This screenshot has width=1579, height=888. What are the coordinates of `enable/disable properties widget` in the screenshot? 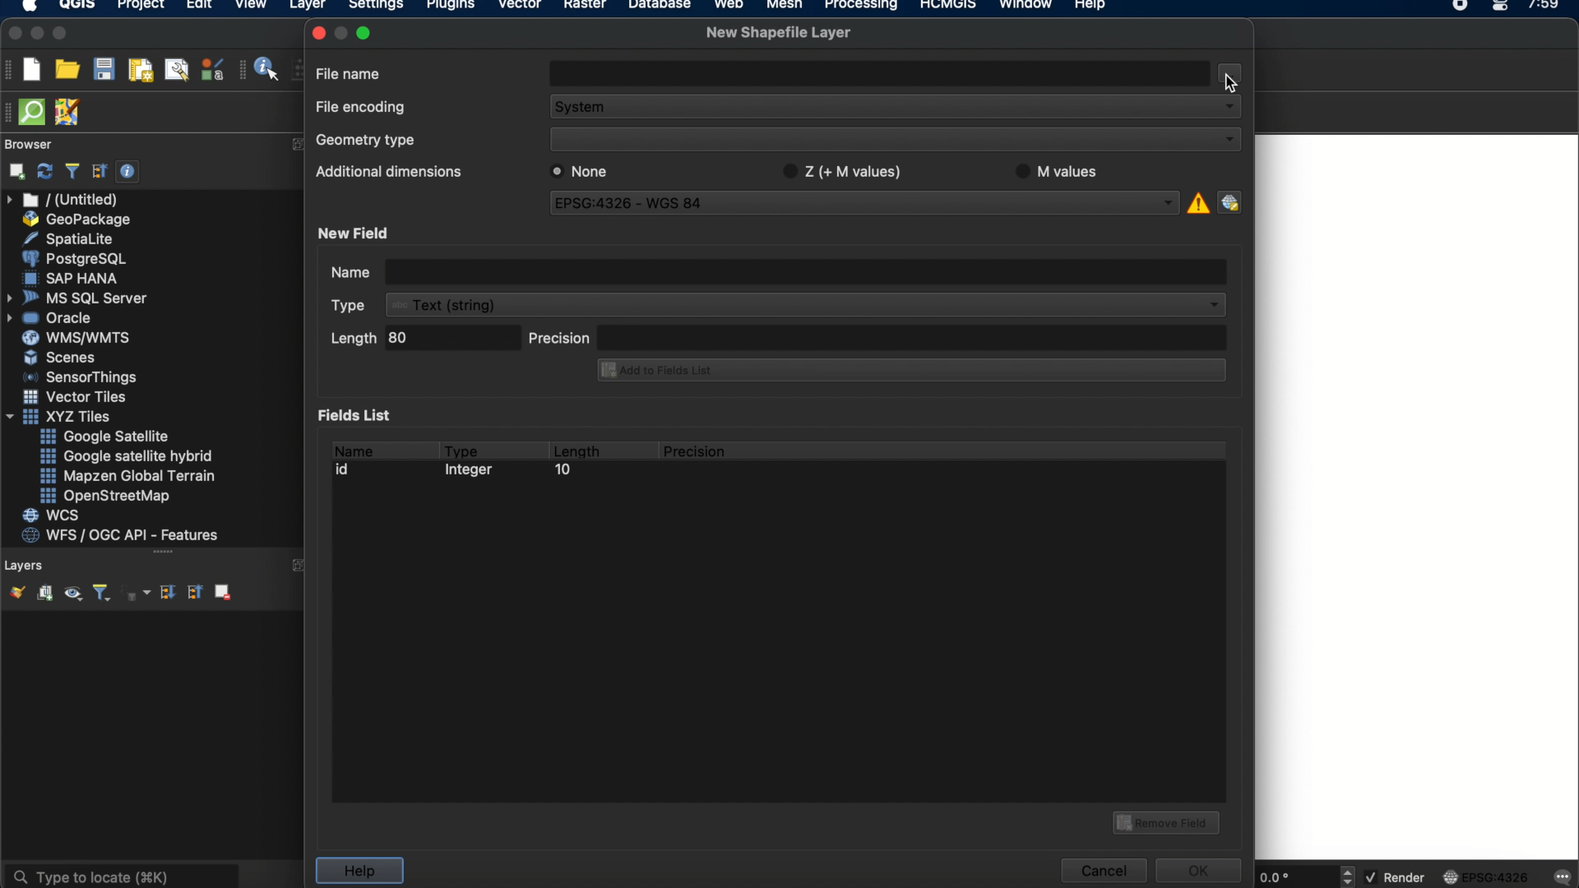 It's located at (128, 172).